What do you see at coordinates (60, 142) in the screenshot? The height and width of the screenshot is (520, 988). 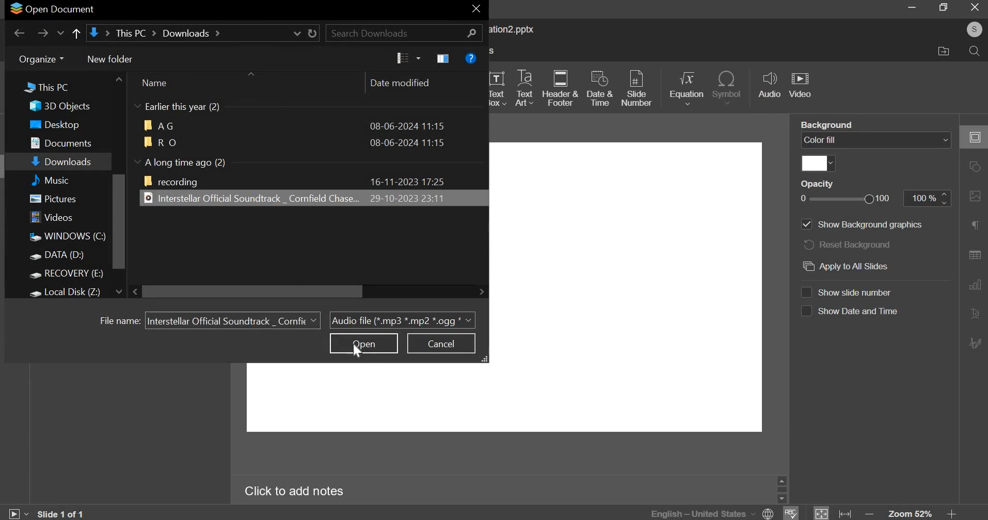 I see `Documents` at bounding box center [60, 142].